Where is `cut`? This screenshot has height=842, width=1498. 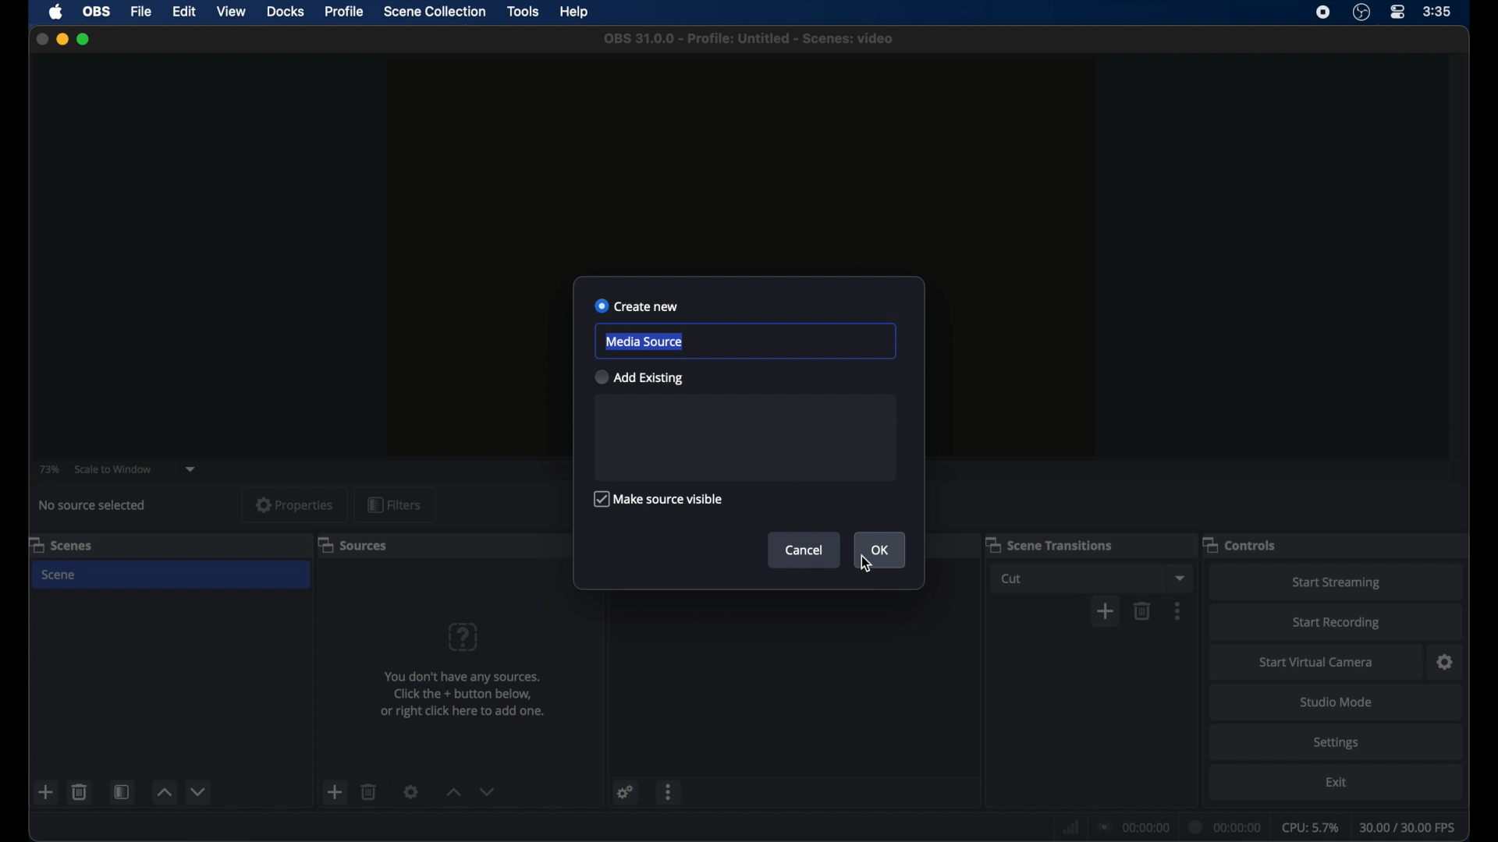
cut is located at coordinates (1011, 578).